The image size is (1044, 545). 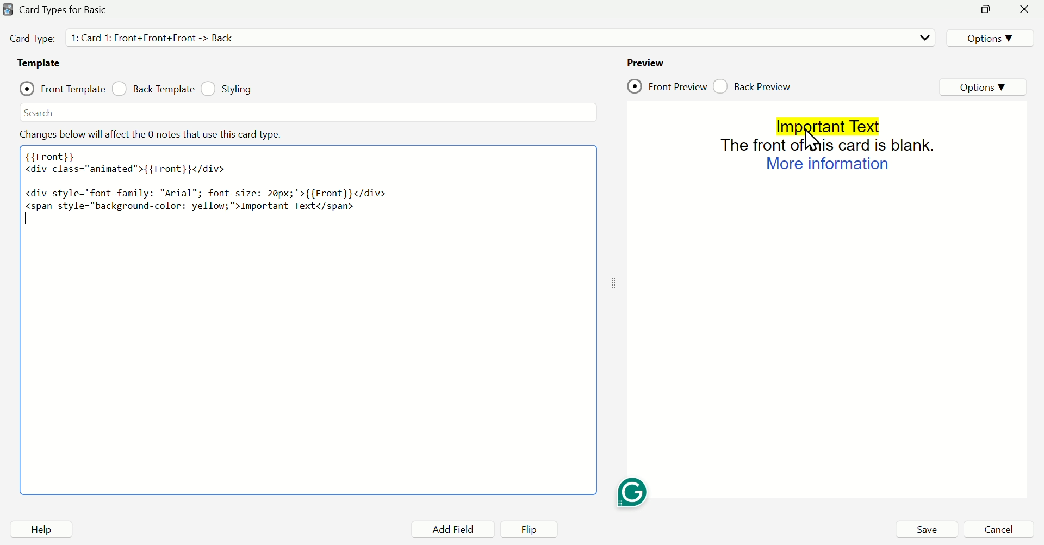 What do you see at coordinates (989, 38) in the screenshot?
I see `Options` at bounding box center [989, 38].